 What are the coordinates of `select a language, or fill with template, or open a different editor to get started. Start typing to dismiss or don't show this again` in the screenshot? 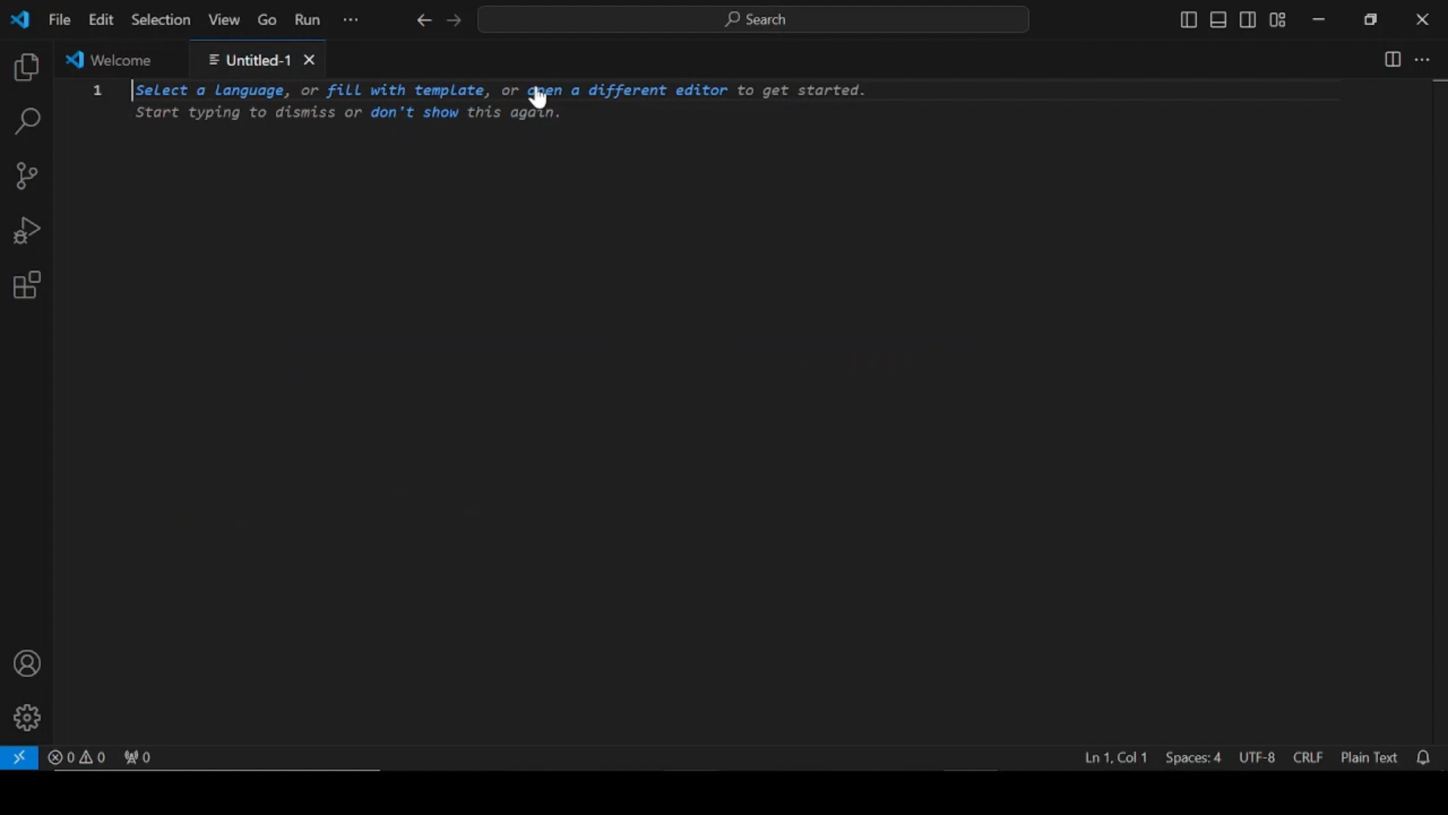 It's located at (504, 104).